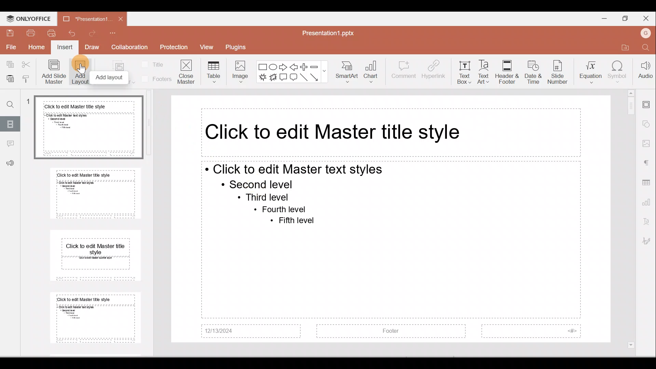 Image resolution: width=656 pixels, height=369 pixels. Describe the element at coordinates (242, 47) in the screenshot. I see `Plugins` at that location.